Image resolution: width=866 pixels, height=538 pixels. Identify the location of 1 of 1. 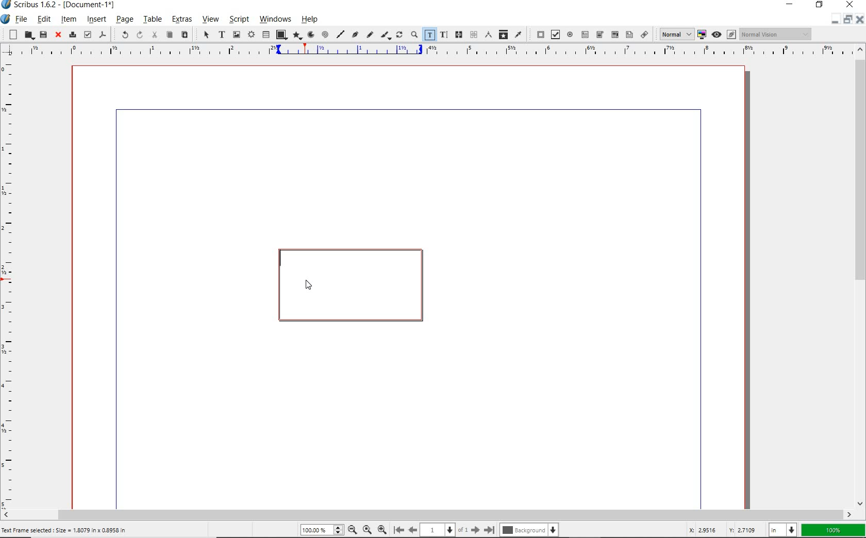
(446, 530).